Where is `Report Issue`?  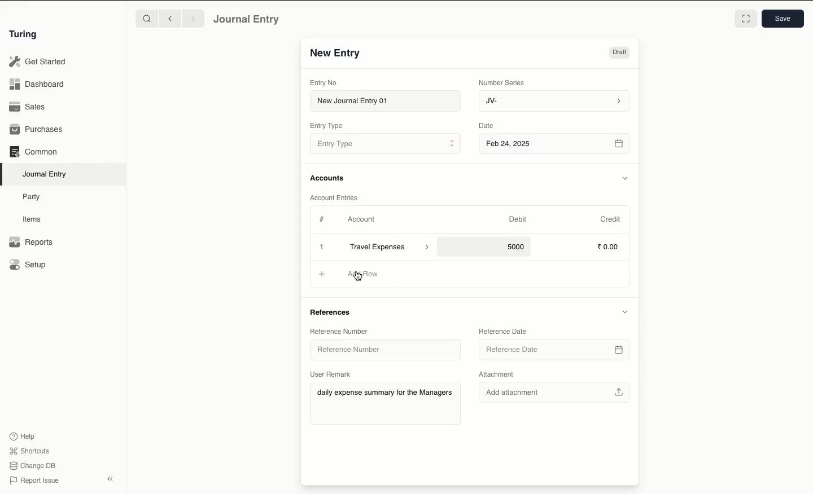
Report Issue is located at coordinates (36, 481).